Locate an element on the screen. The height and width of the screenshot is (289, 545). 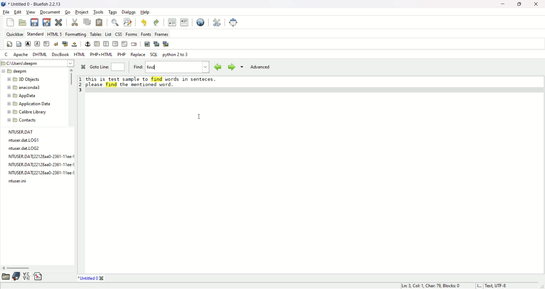
email is located at coordinates (133, 44).